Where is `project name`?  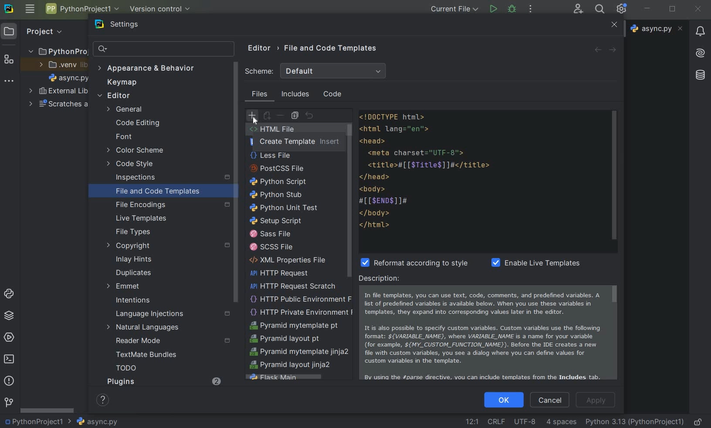
project name is located at coordinates (37, 422).